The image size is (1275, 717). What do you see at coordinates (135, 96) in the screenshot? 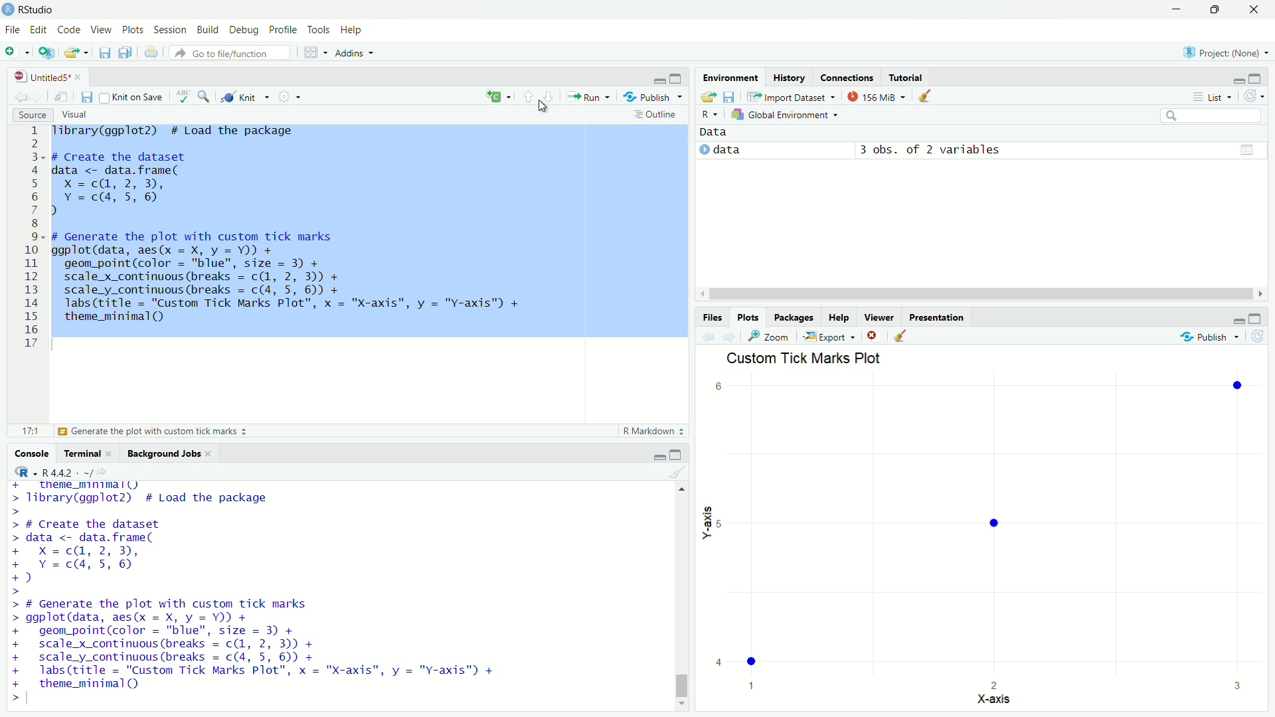
I see `knit on save` at bounding box center [135, 96].